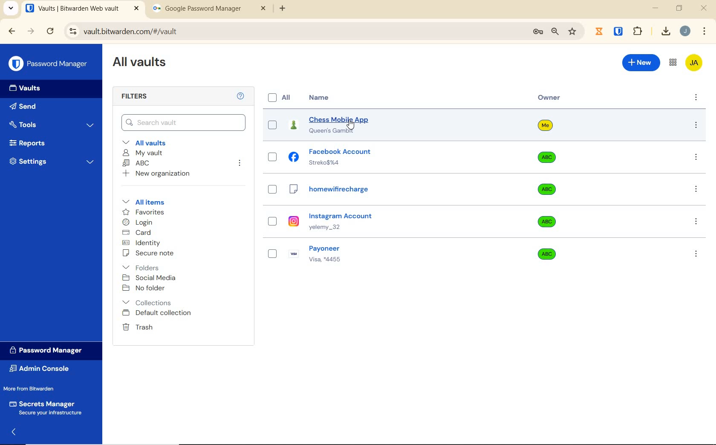  Describe the element at coordinates (141, 63) in the screenshot. I see `All Vaults` at that location.